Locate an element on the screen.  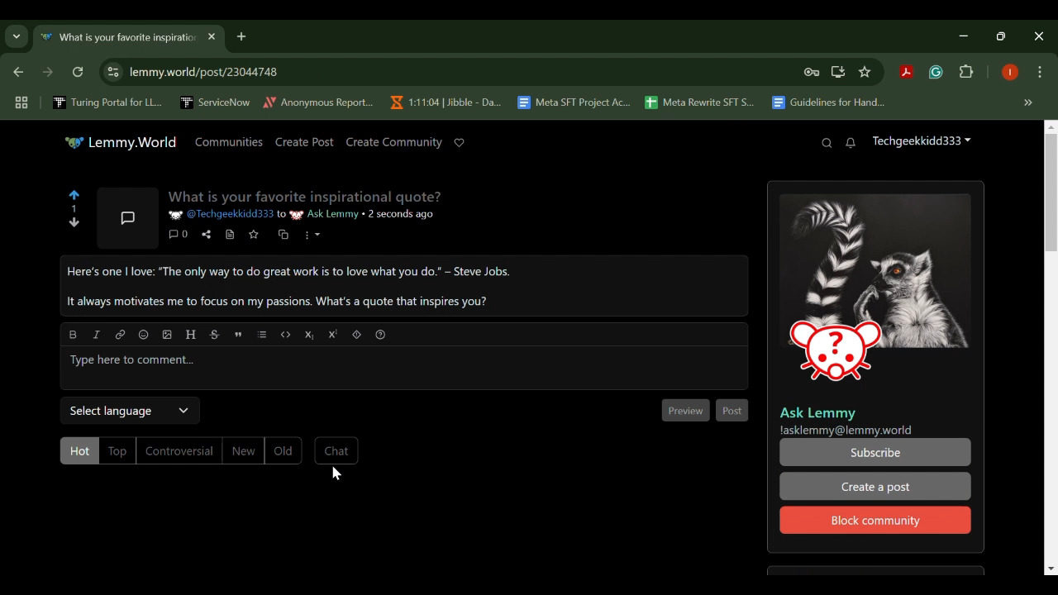
Save is located at coordinates (254, 236).